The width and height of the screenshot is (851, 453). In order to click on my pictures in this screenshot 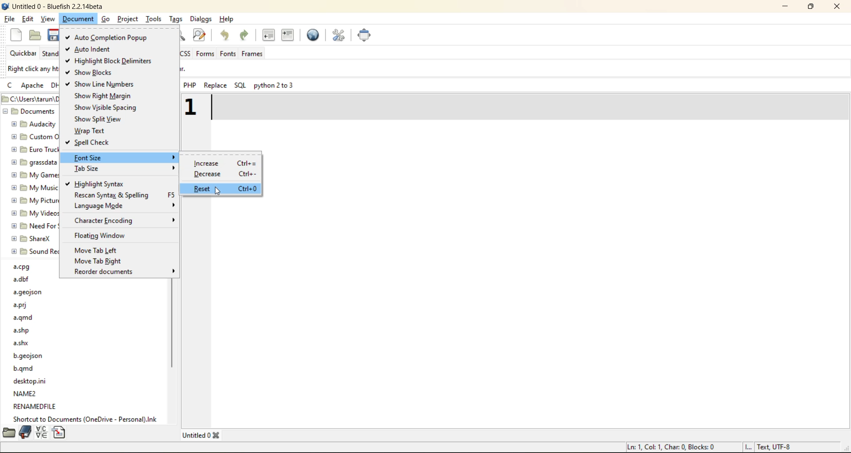, I will do `click(39, 201)`.